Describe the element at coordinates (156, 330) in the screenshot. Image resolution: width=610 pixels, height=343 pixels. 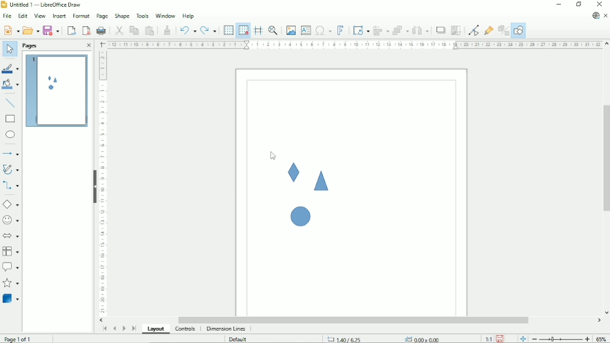
I see `Layout` at that location.